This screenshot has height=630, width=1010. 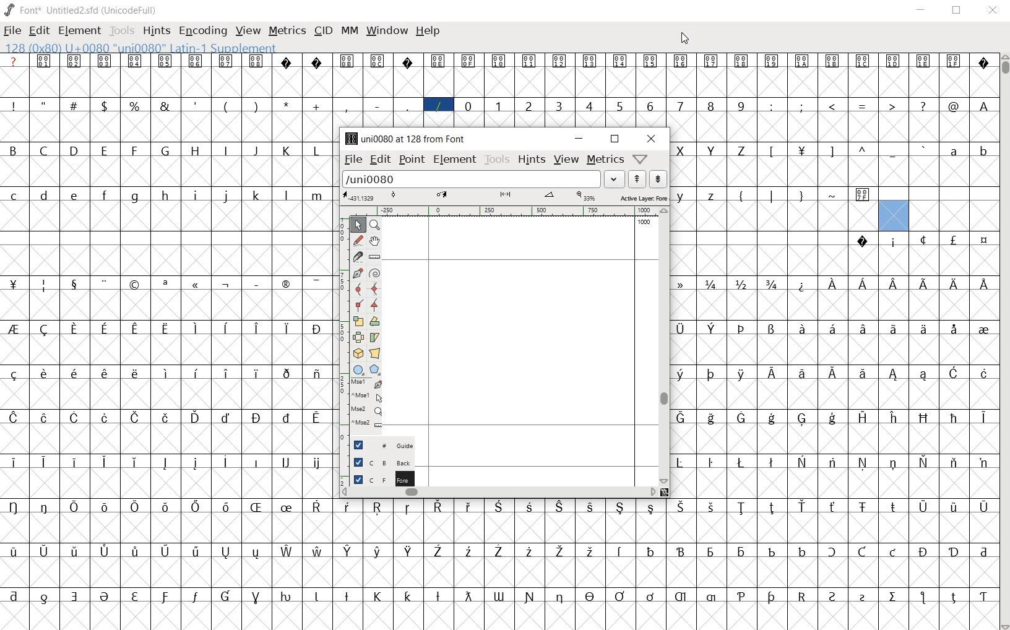 I want to click on glyph, so click(x=893, y=153).